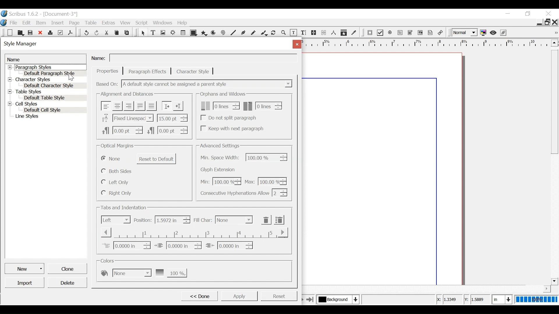 The image size is (559, 314). Describe the element at coordinates (310, 299) in the screenshot. I see `Go to the last page` at that location.